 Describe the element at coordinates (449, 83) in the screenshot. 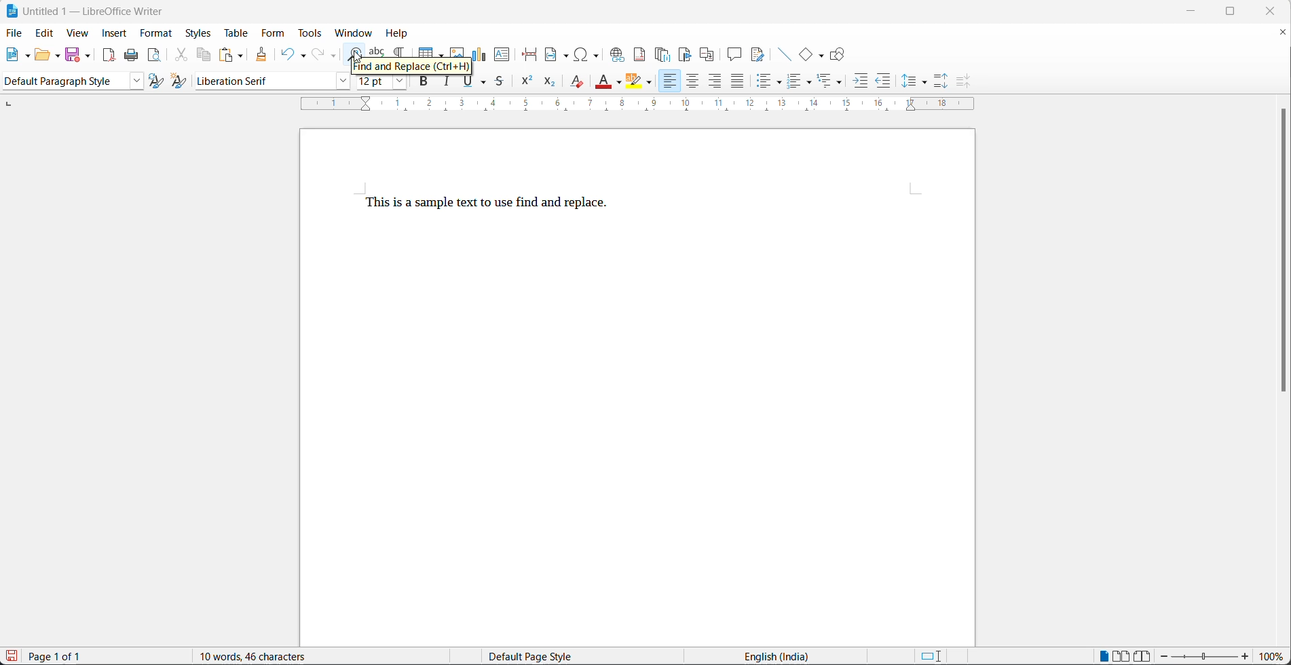

I see `italic` at that location.